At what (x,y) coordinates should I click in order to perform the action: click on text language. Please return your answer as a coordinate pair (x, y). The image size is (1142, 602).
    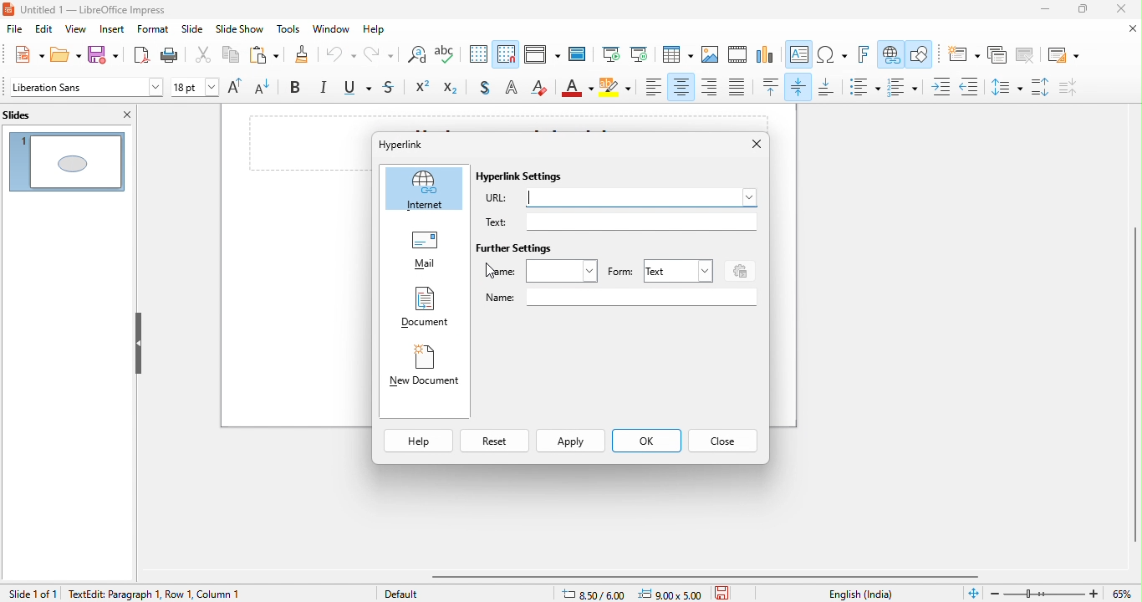
    Looking at the image, I should click on (863, 594).